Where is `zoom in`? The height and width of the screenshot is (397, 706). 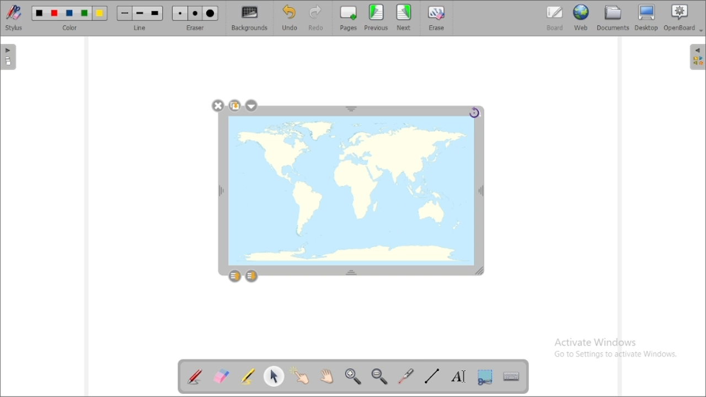
zoom in is located at coordinates (353, 375).